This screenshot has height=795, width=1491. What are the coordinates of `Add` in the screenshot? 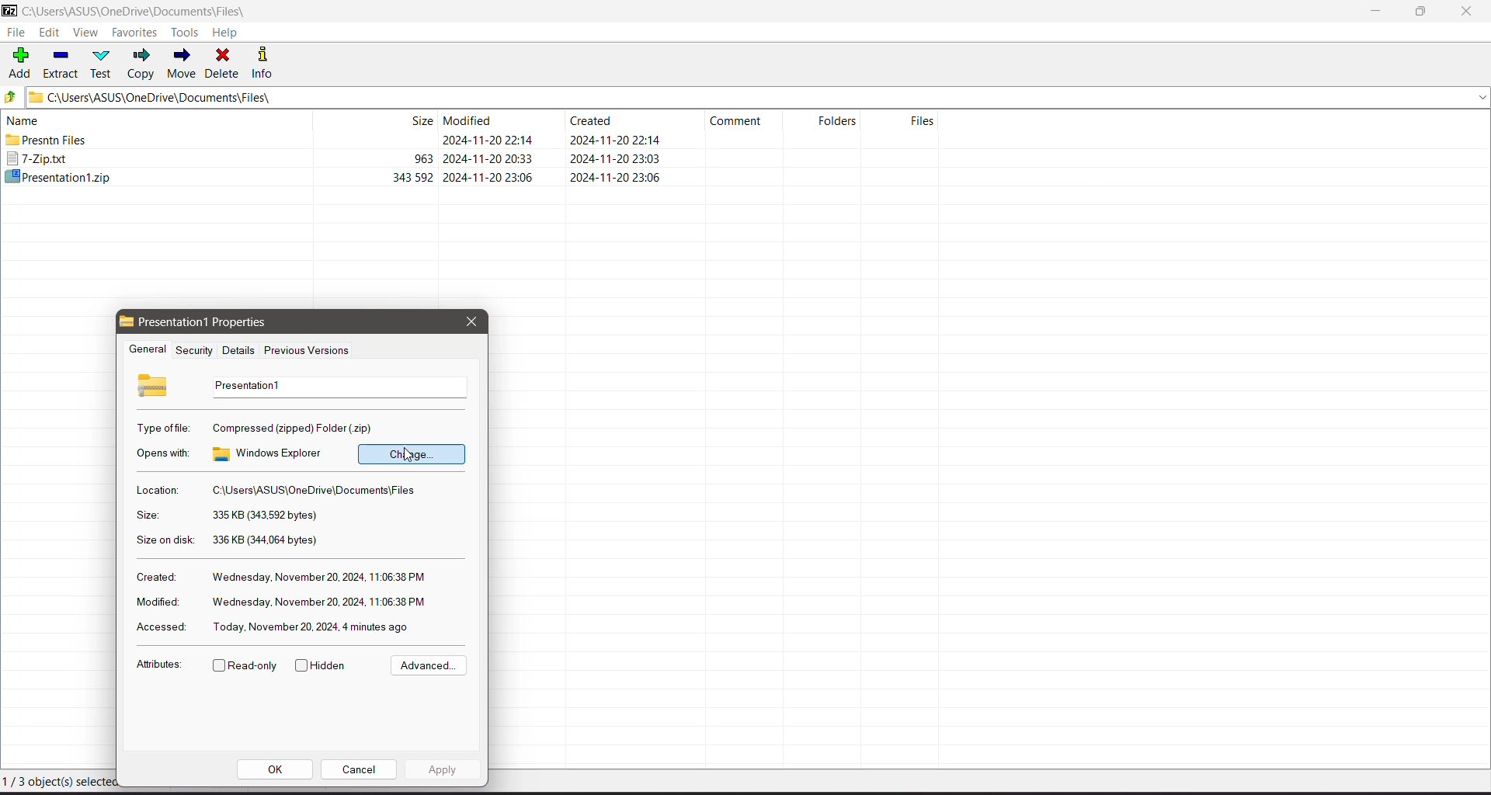 It's located at (20, 61).